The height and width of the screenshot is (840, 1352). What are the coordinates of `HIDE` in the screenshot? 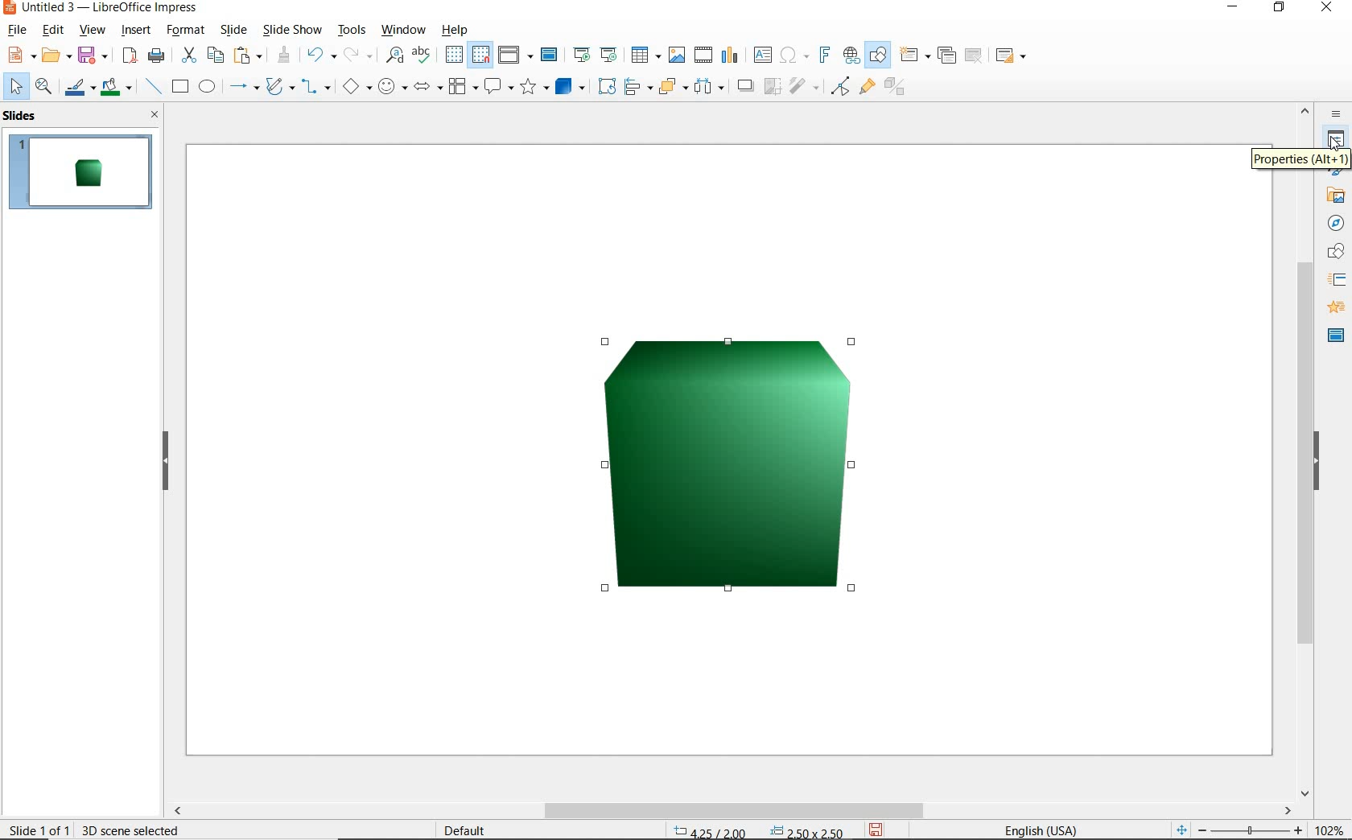 It's located at (164, 462).